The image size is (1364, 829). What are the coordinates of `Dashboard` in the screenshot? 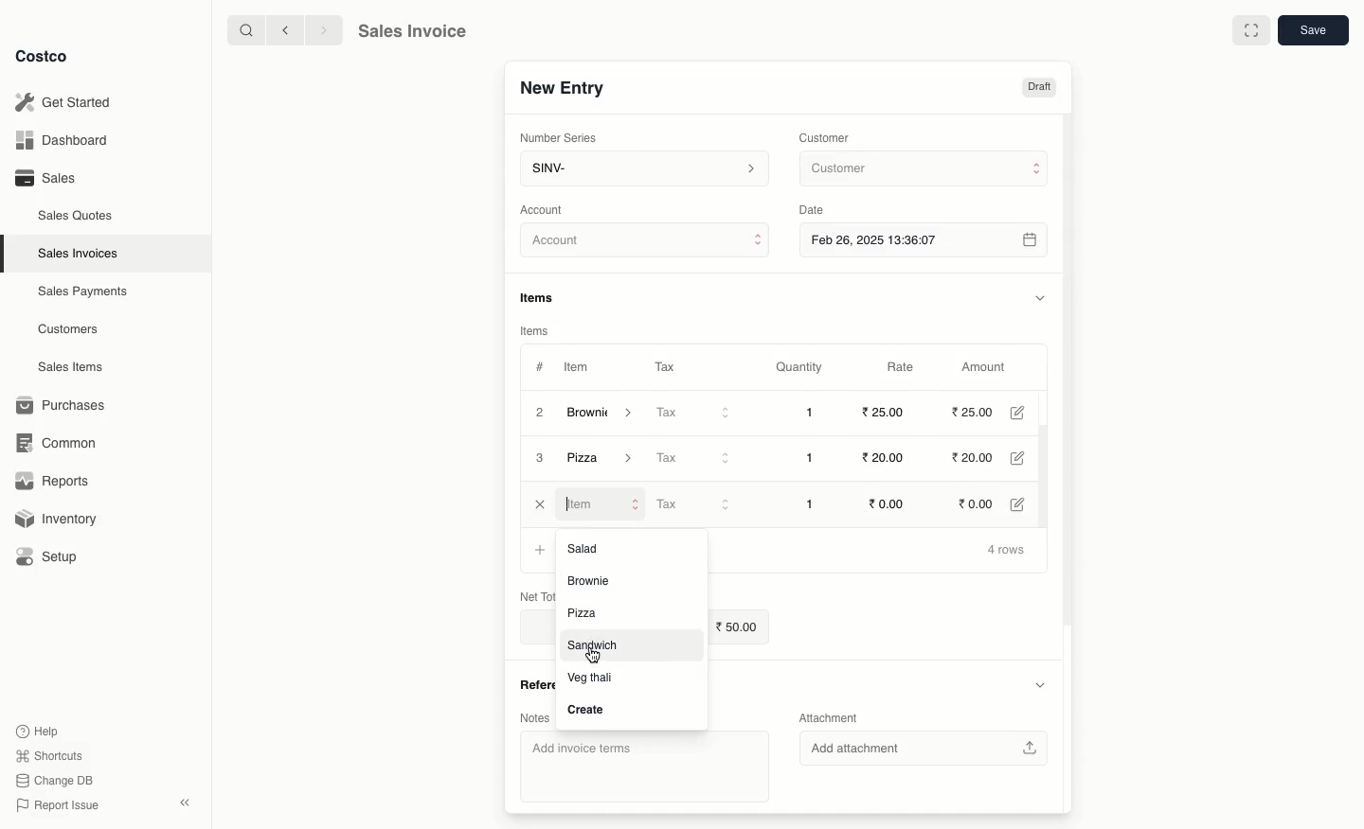 It's located at (59, 141).